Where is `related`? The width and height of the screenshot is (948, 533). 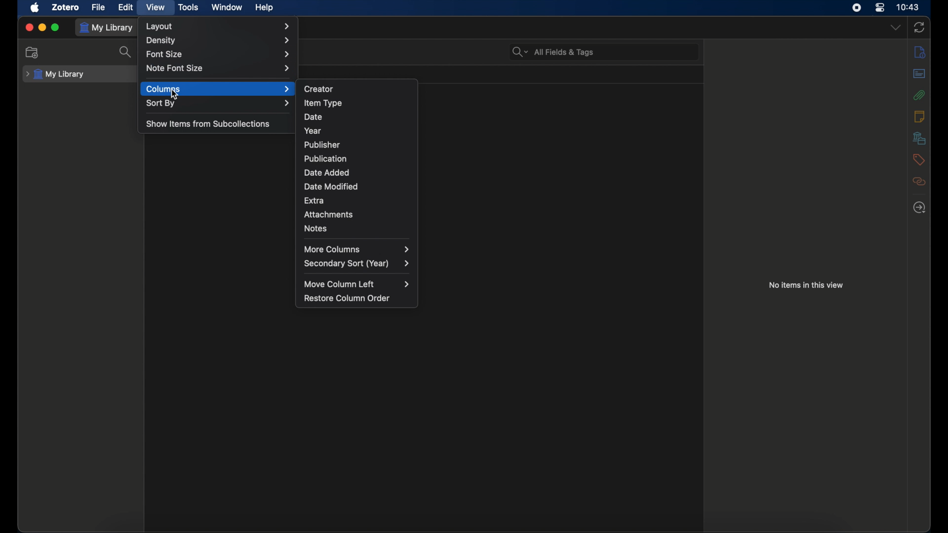
related is located at coordinates (919, 181).